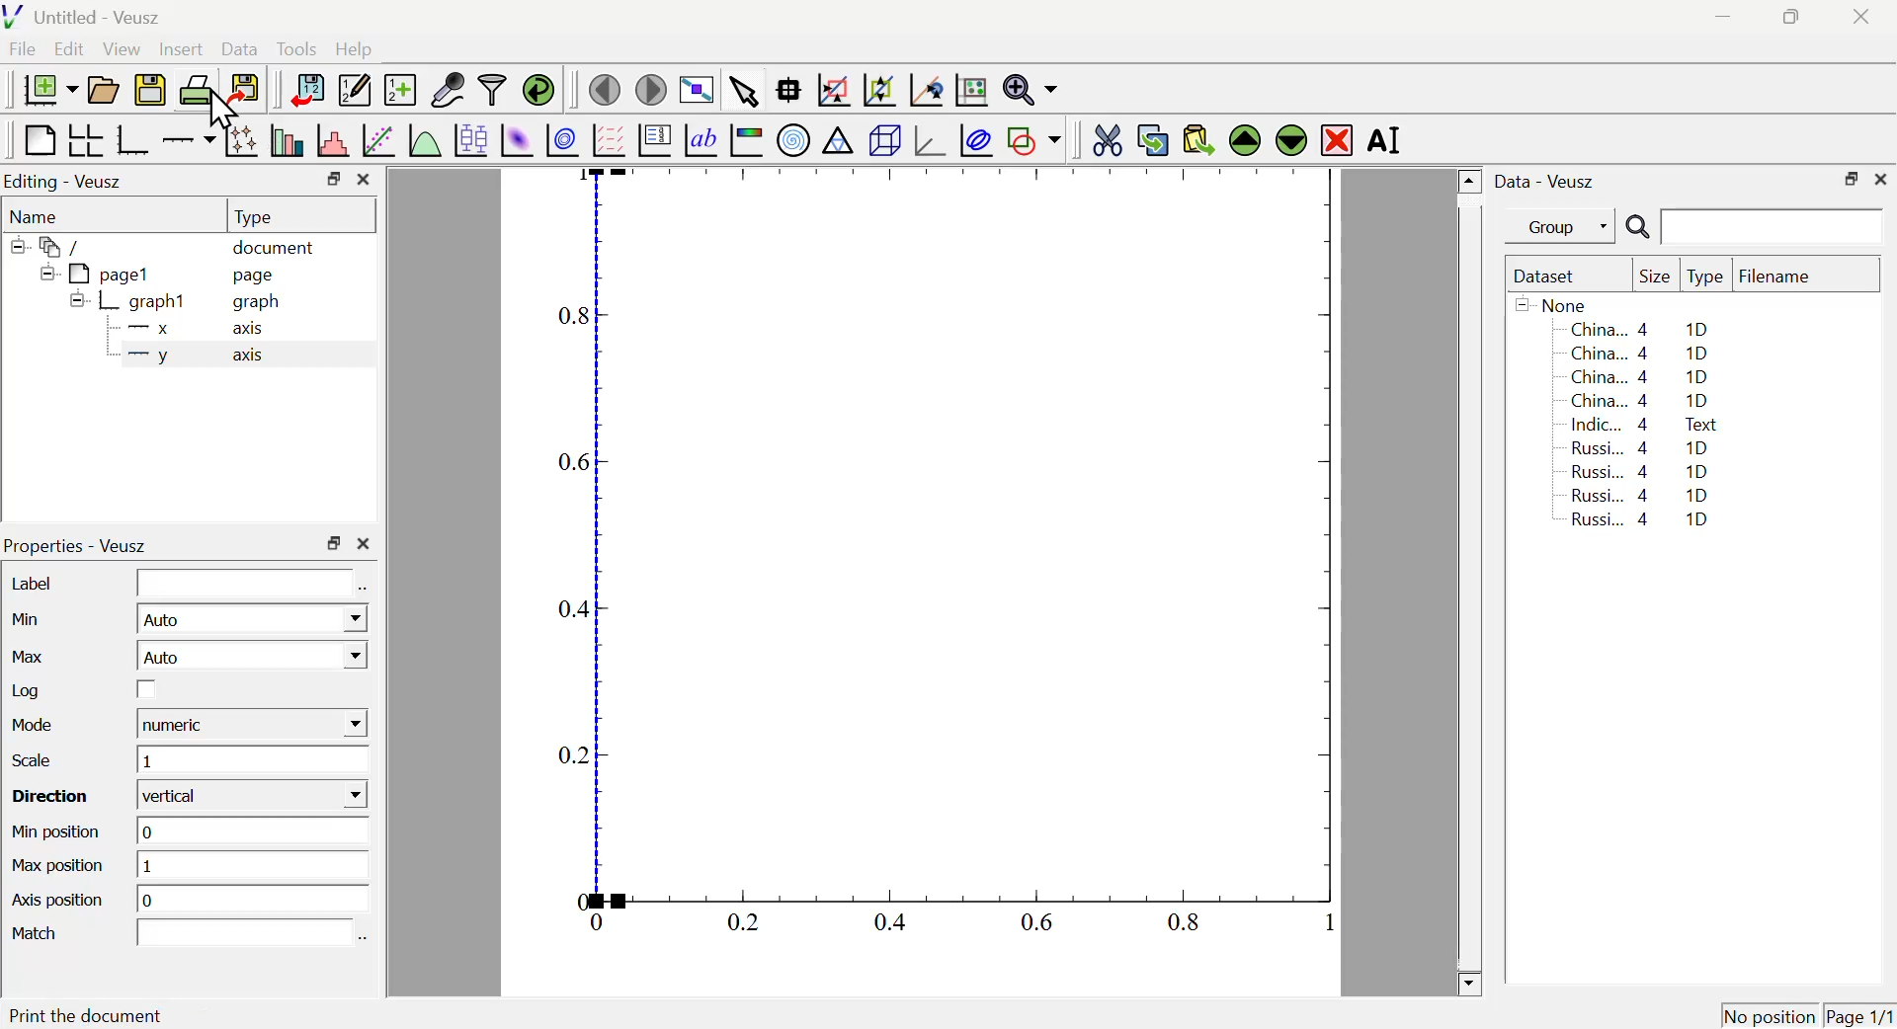 This screenshot has width=1897, height=1029. I want to click on Auto, so click(252, 619).